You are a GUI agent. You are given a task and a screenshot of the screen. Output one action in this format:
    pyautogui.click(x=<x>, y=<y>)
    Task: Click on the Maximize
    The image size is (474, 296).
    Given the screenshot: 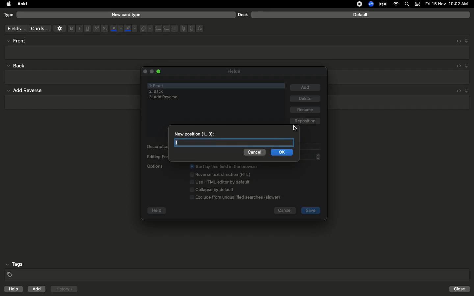 What is the action you would take?
    pyautogui.click(x=159, y=72)
    